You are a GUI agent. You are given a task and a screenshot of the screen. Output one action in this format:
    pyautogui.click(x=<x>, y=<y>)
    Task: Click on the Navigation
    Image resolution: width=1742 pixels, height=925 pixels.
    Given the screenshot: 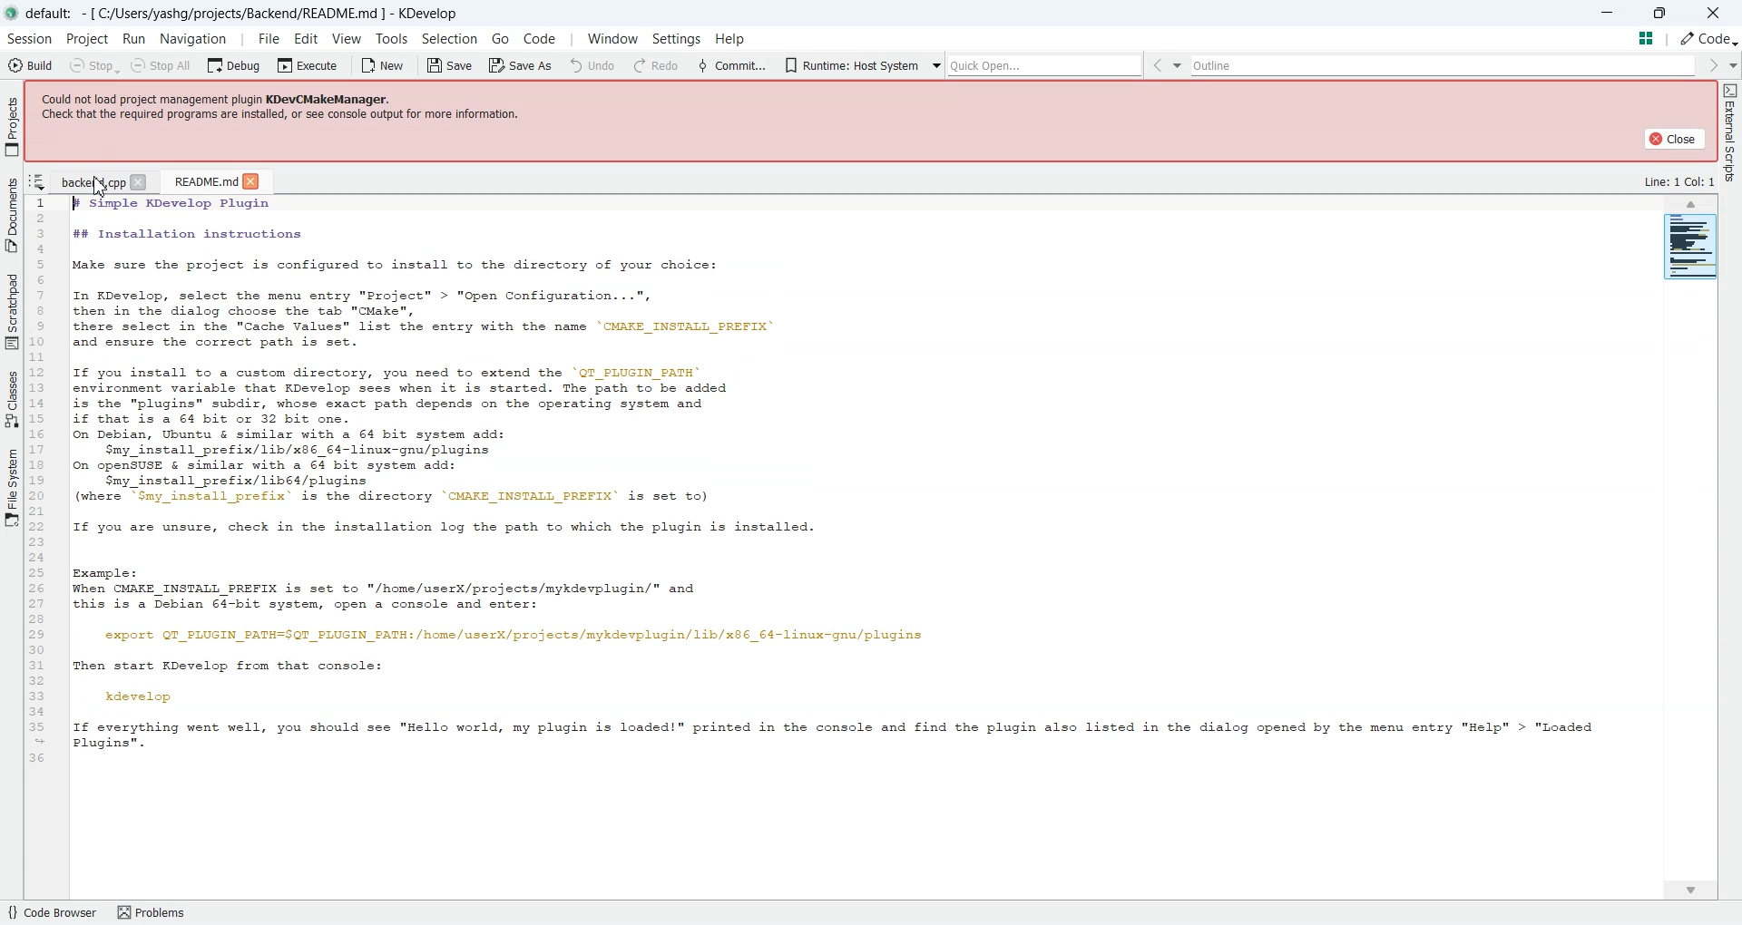 What is the action you would take?
    pyautogui.click(x=196, y=39)
    